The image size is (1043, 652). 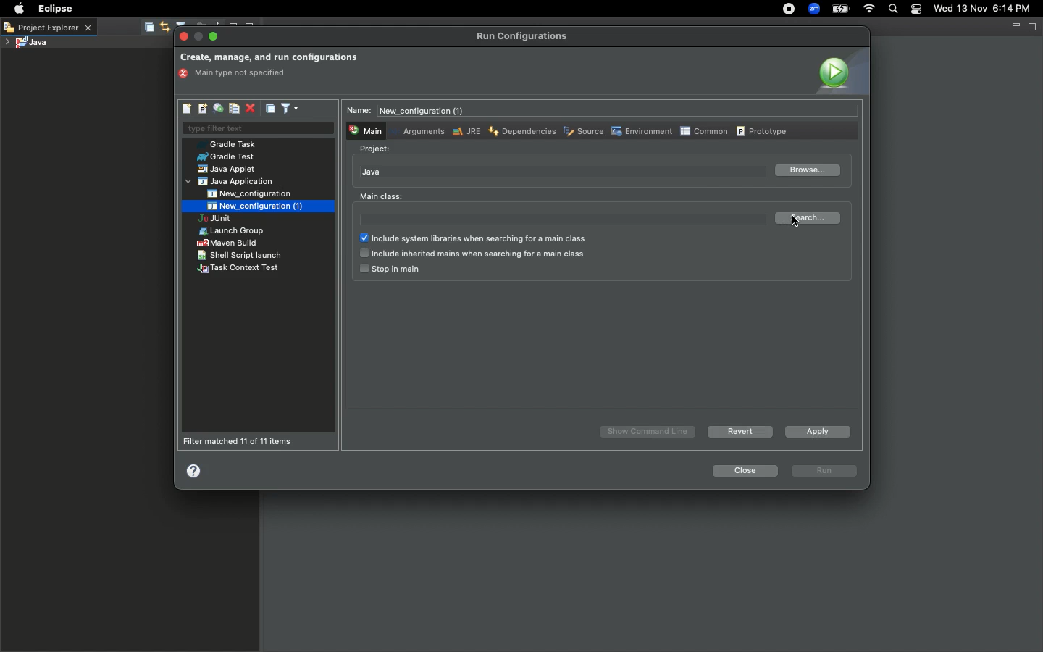 I want to click on main type not specified, so click(x=237, y=74).